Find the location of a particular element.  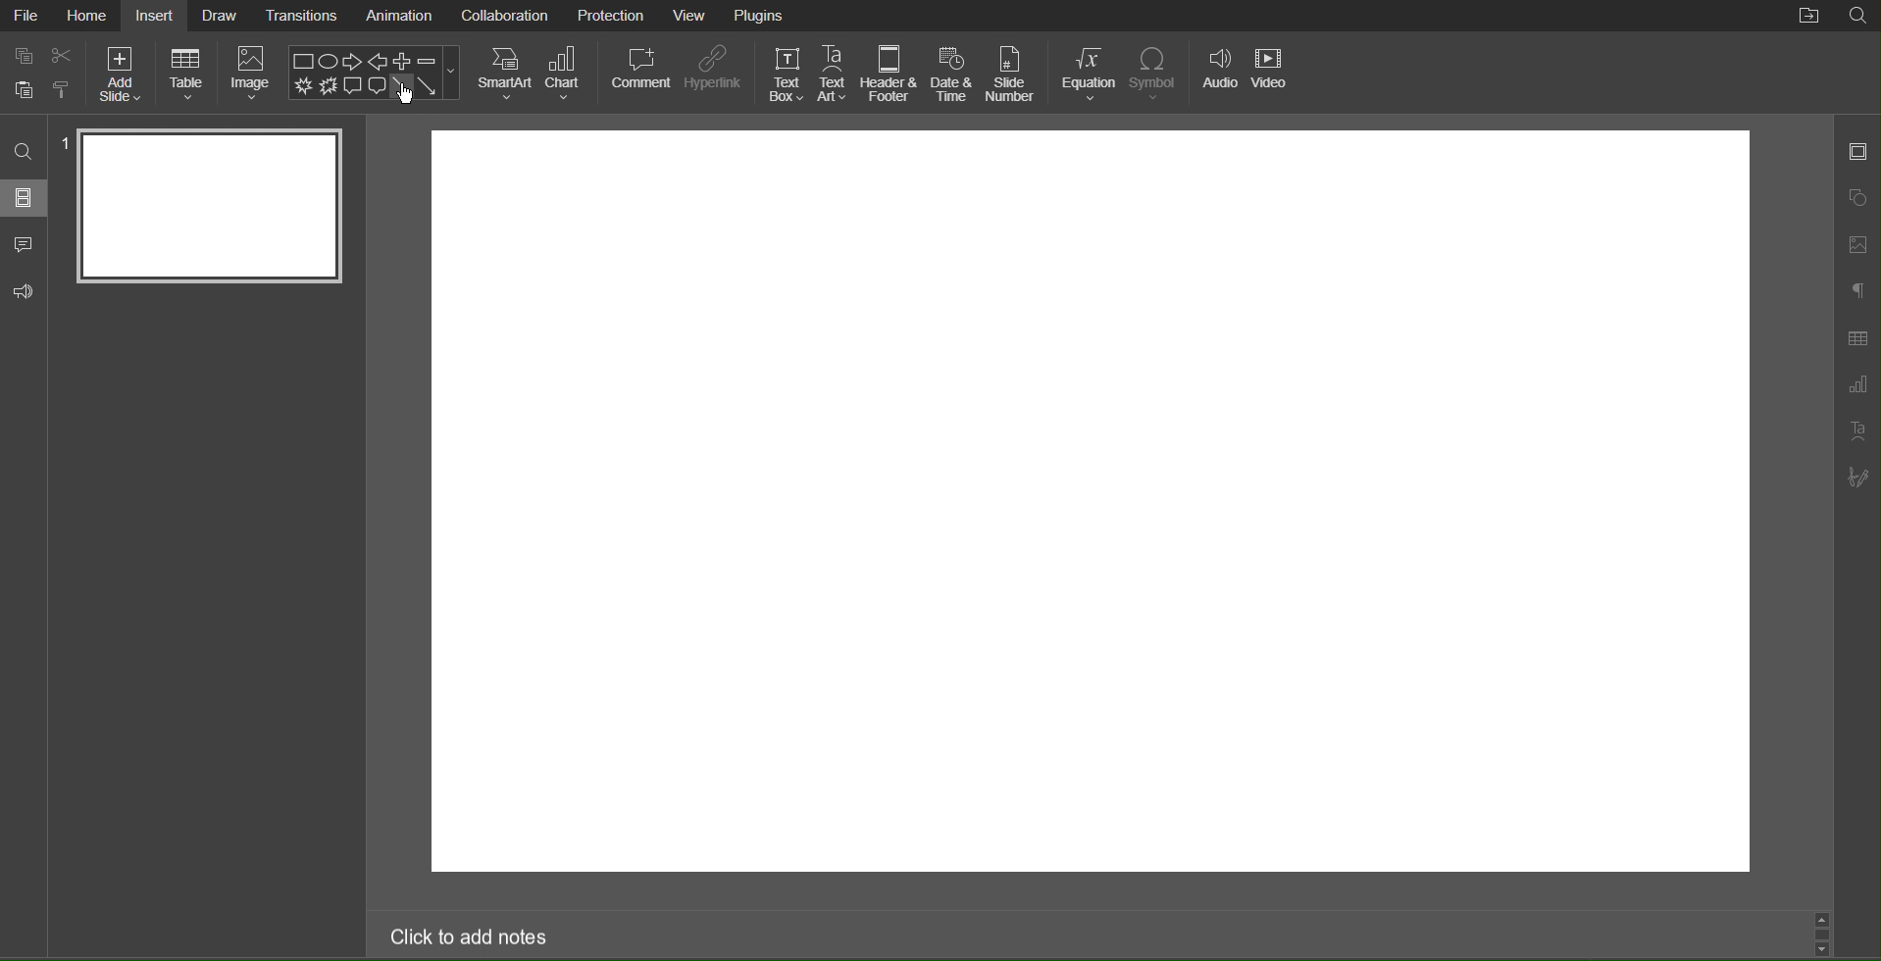

Equation is located at coordinates (1090, 73).